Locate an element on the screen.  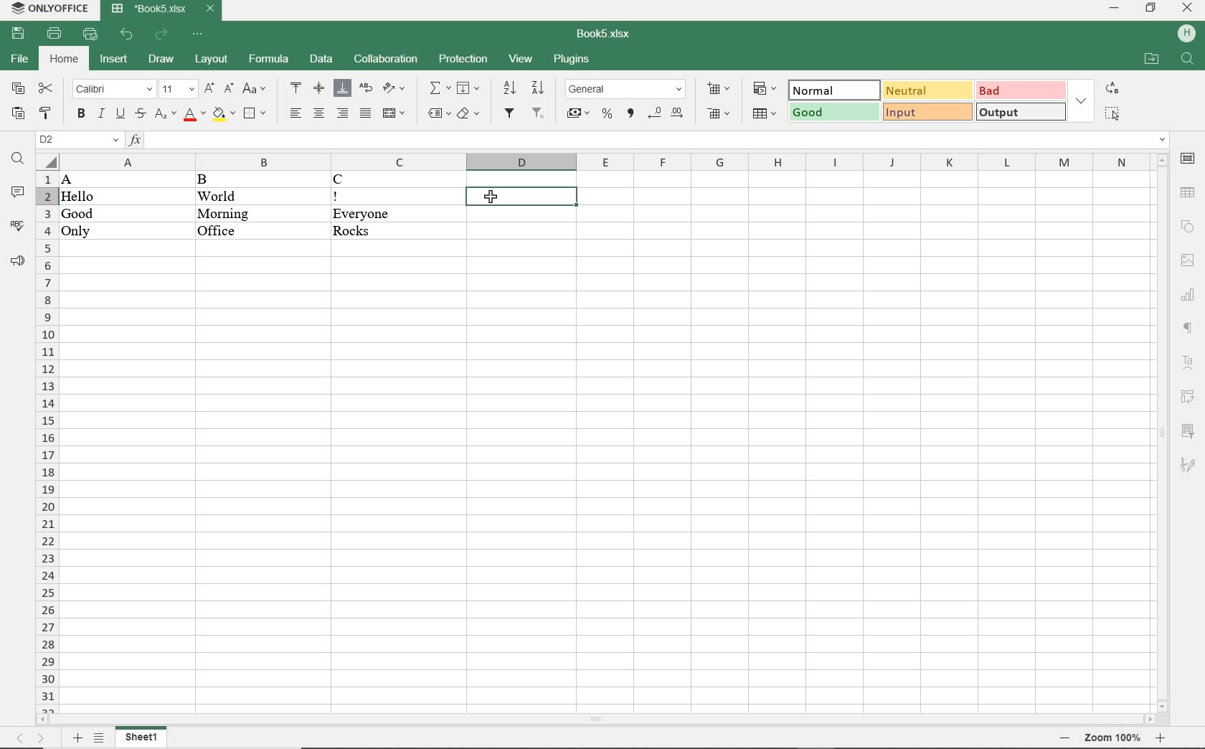
BOLD is located at coordinates (81, 116).